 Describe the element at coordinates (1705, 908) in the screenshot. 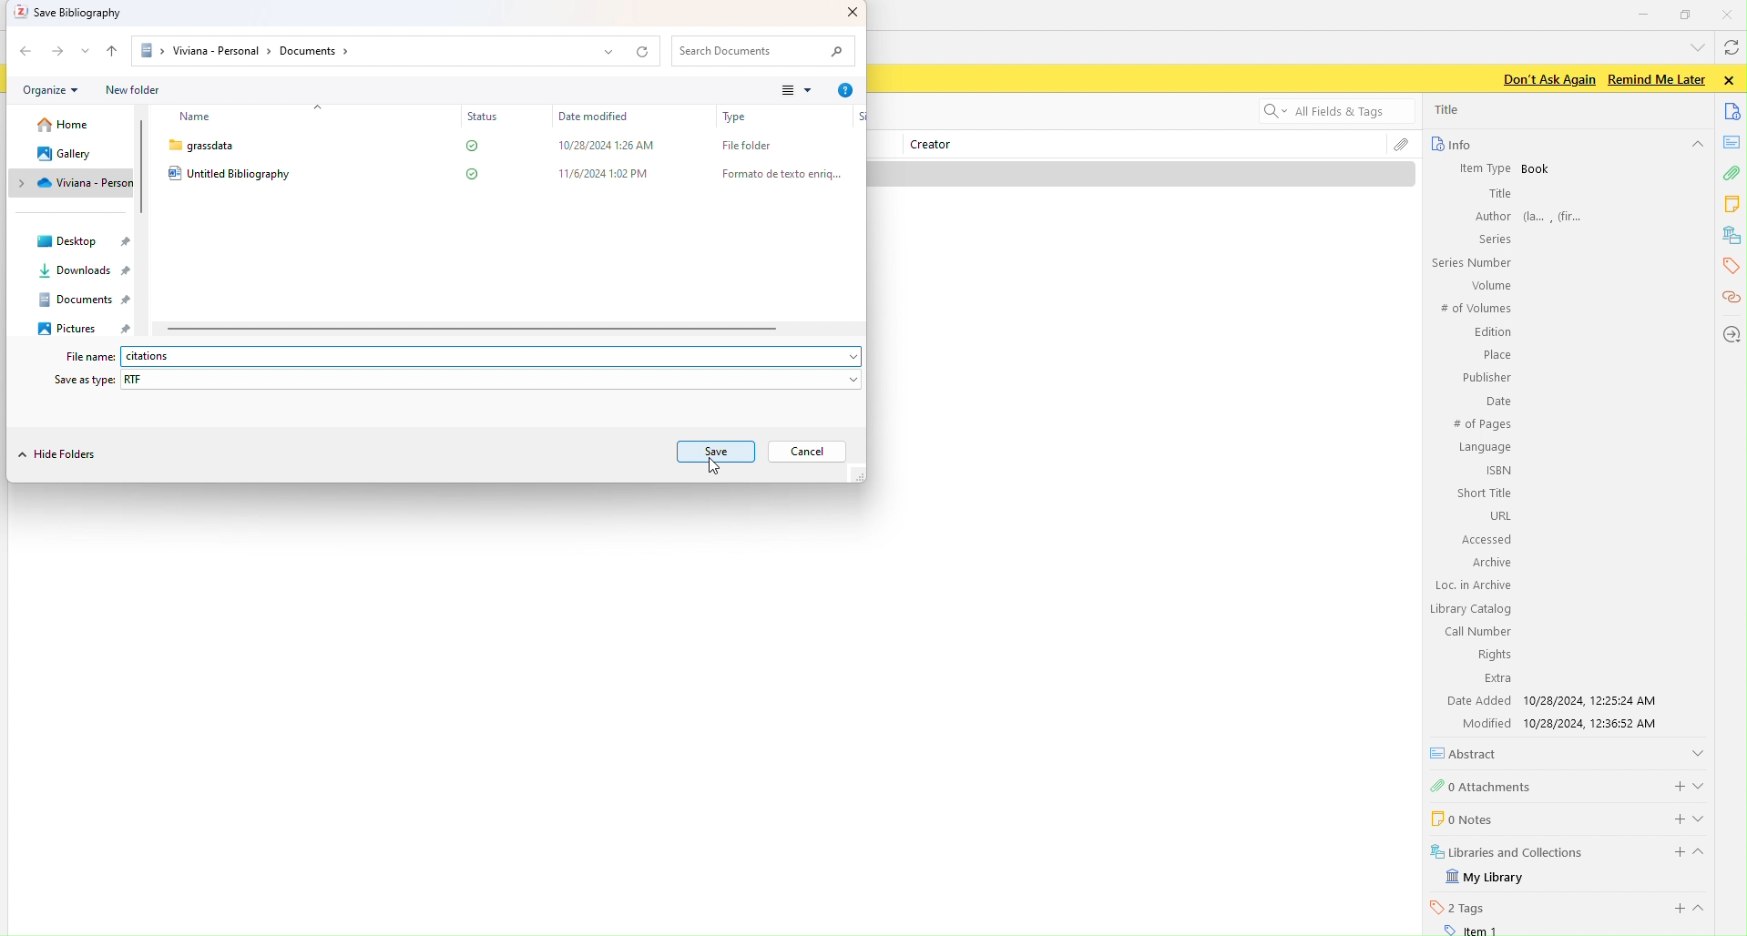

I see `show` at that location.